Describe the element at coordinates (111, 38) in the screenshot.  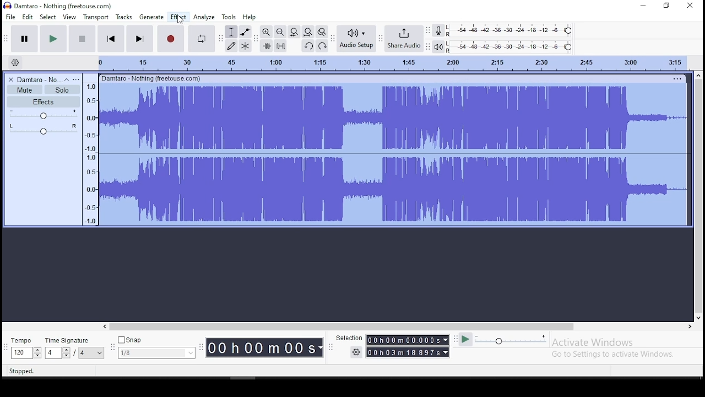
I see `skip to start` at that location.